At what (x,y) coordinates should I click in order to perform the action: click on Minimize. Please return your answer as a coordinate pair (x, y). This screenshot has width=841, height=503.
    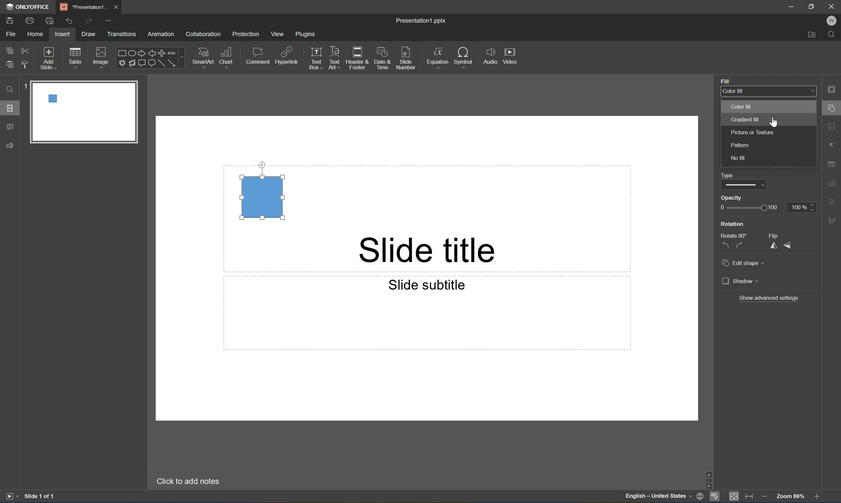
    Looking at the image, I should click on (791, 5).